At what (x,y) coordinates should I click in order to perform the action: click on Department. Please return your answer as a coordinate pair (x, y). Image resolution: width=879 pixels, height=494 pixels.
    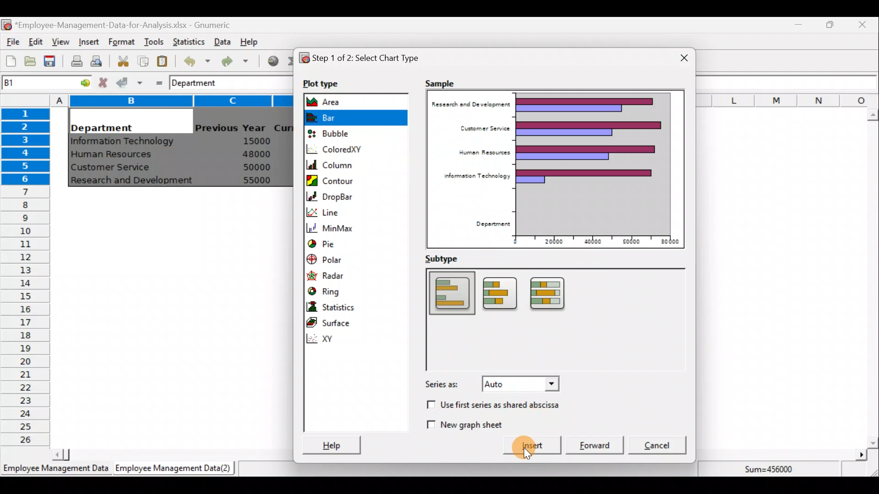
    Looking at the image, I should click on (488, 224).